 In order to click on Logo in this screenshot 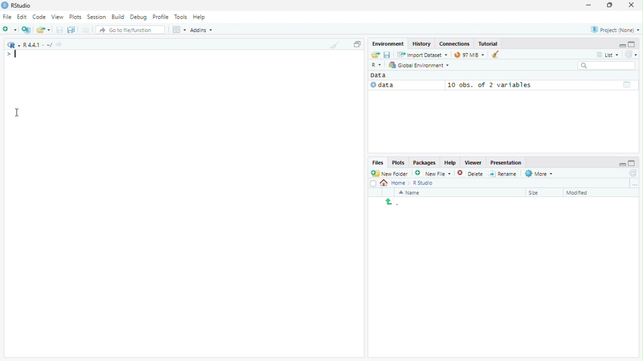, I will do `click(5, 6)`.